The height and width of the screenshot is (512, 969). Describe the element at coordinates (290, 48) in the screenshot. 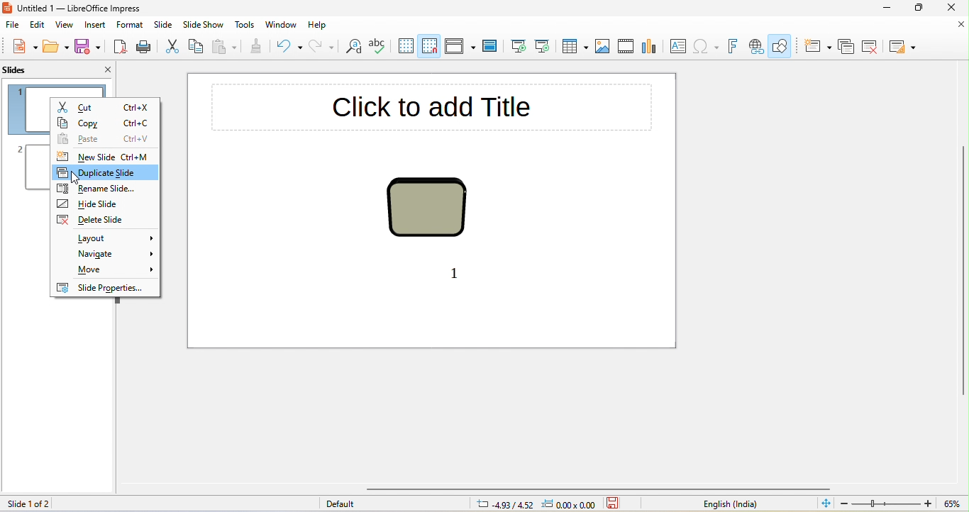

I see `undo` at that location.